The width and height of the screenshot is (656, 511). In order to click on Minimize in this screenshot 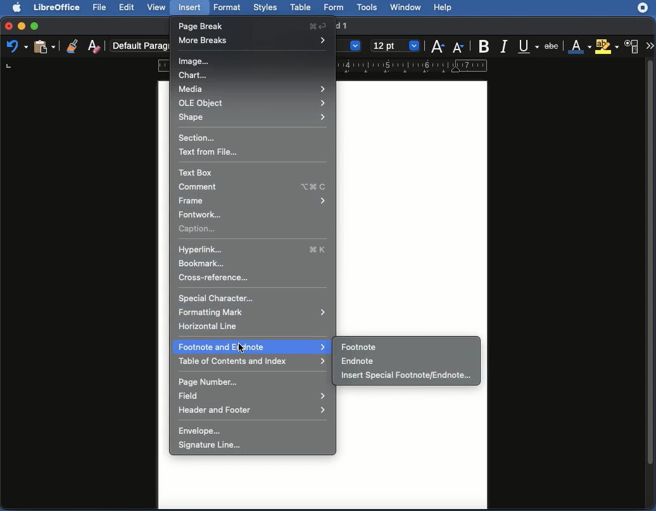, I will do `click(20, 25)`.